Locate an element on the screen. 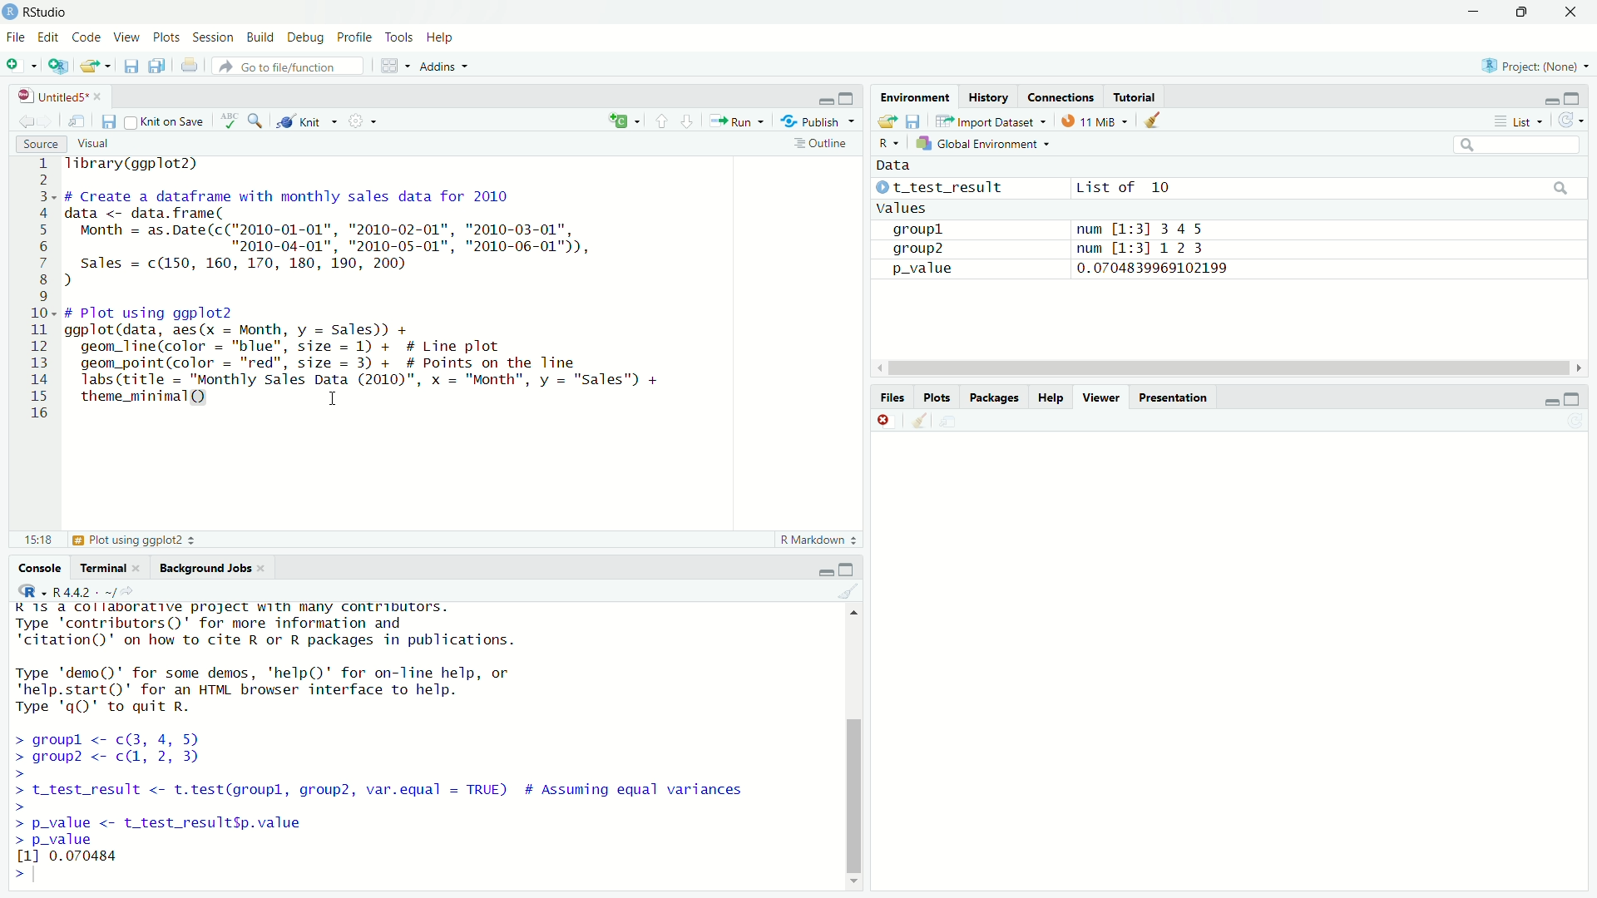  clear workspace is located at coordinates (917, 422).